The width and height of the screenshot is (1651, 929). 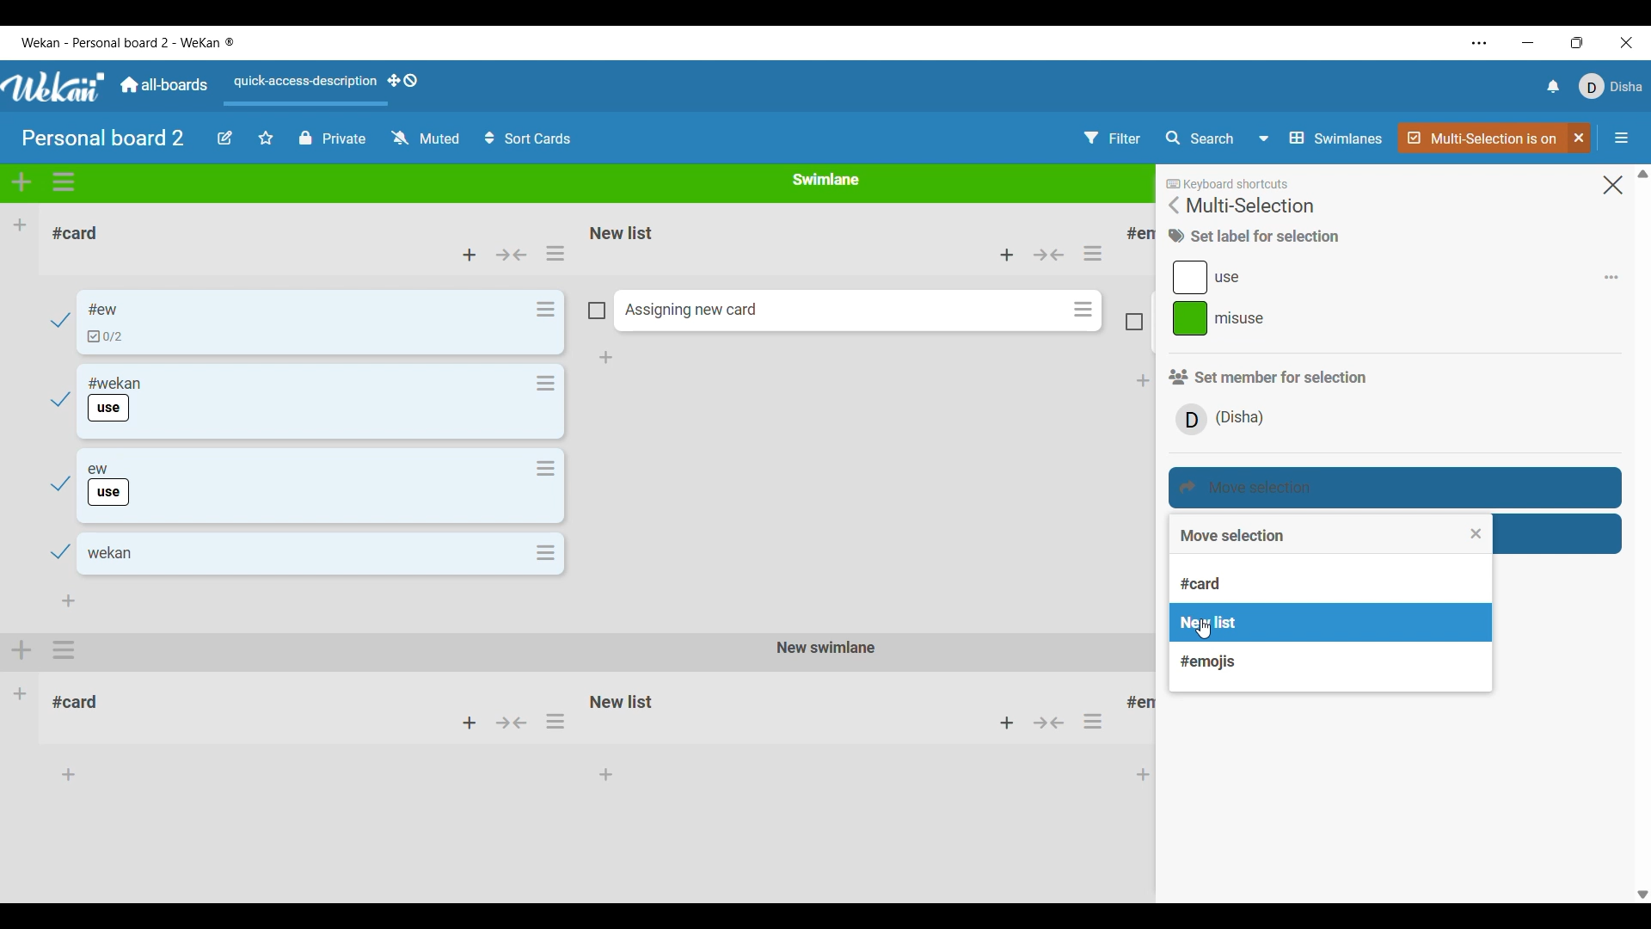 What do you see at coordinates (68, 601) in the screenshot?
I see `Add card to bottom of list` at bounding box center [68, 601].